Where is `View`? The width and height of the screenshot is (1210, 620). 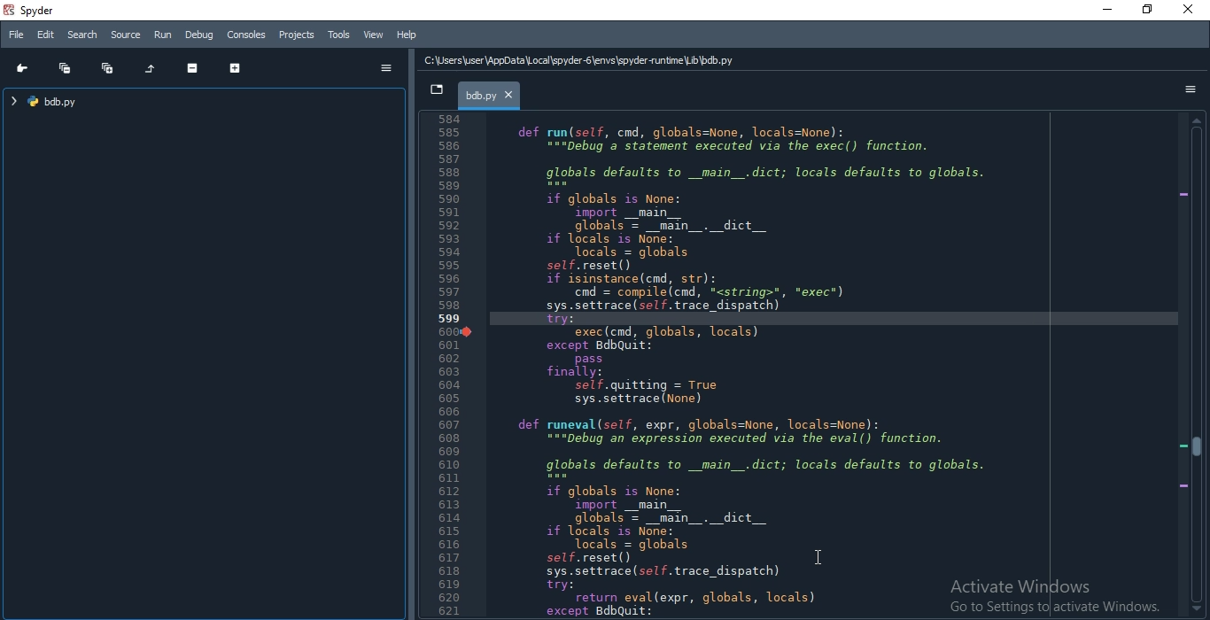 View is located at coordinates (372, 35).